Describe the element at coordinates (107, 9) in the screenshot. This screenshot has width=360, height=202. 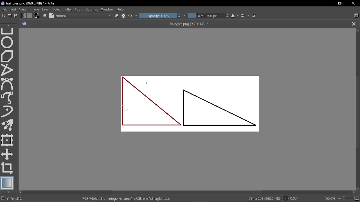
I see `Window` at that location.